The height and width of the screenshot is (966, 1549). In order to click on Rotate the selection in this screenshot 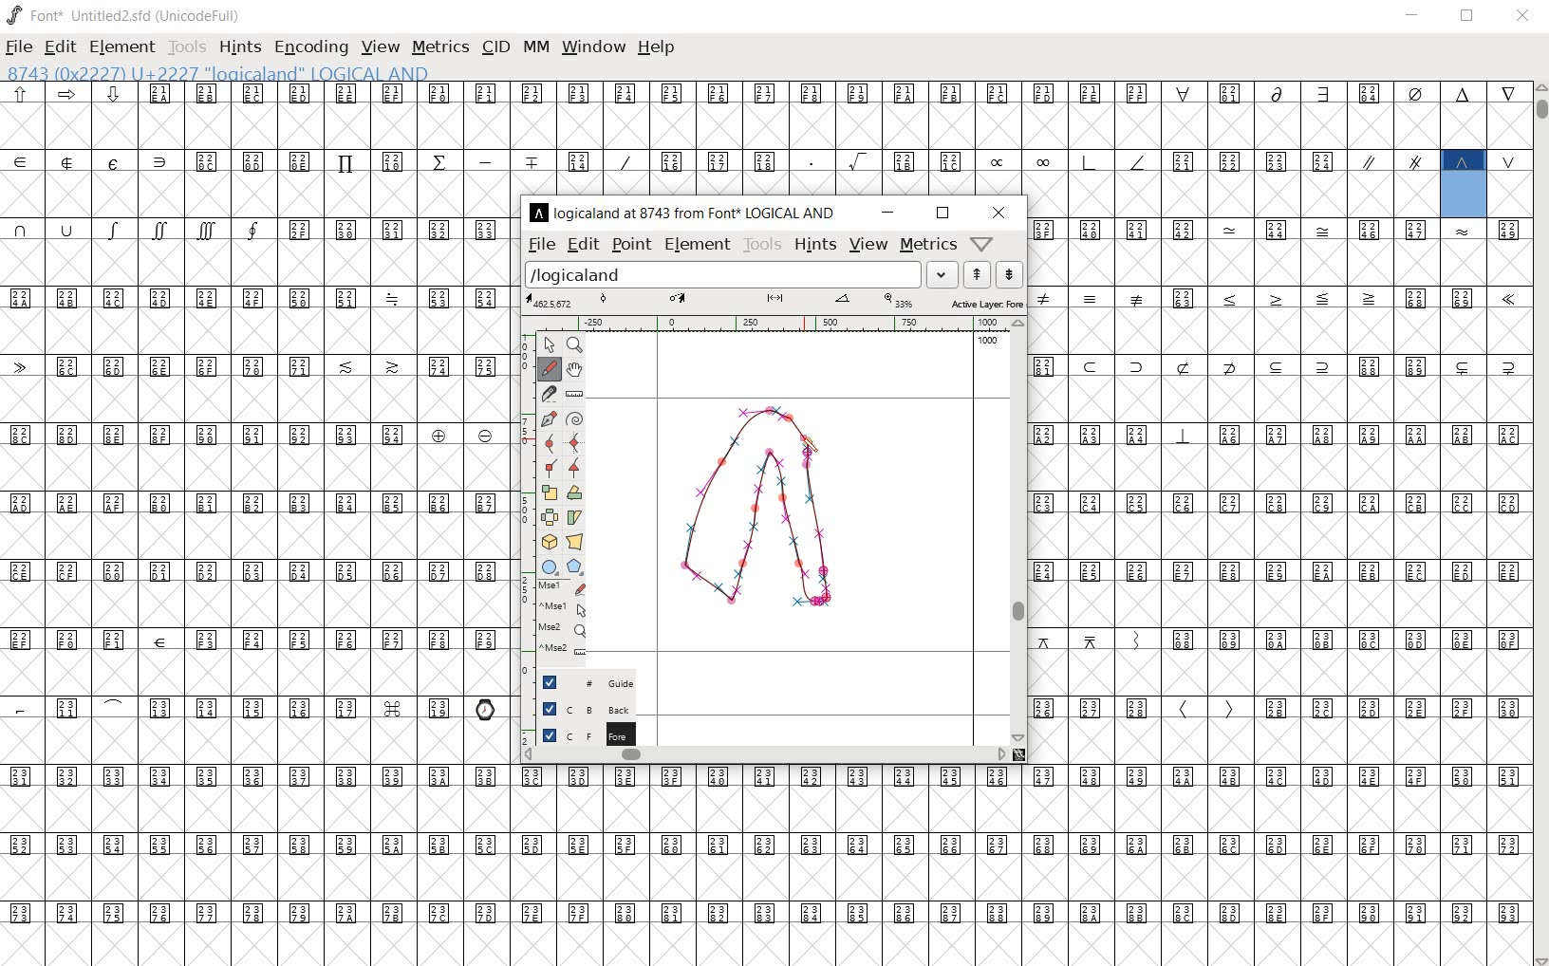, I will do `click(574, 517)`.